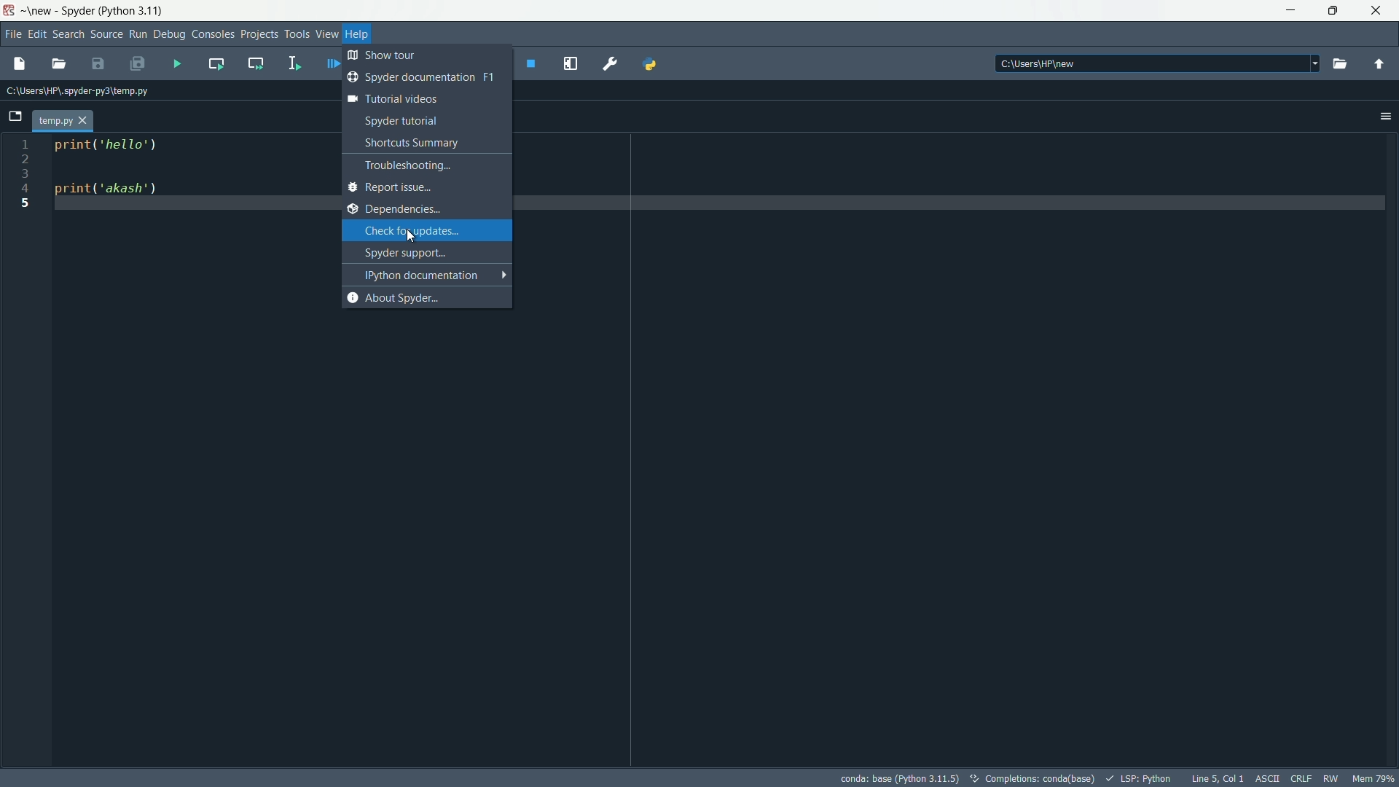 The height and width of the screenshot is (787, 1399). I want to click on rw, so click(1333, 779).